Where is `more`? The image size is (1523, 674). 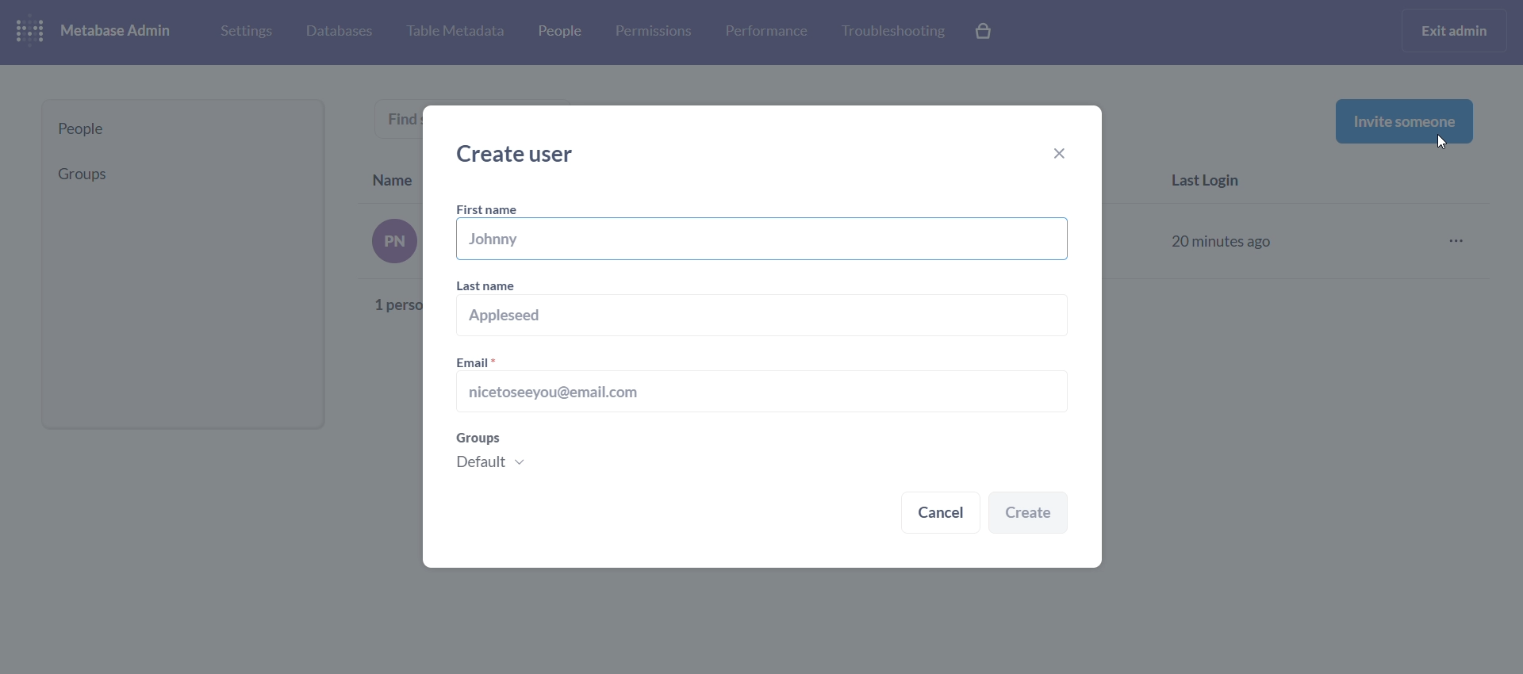
more is located at coordinates (1461, 242).